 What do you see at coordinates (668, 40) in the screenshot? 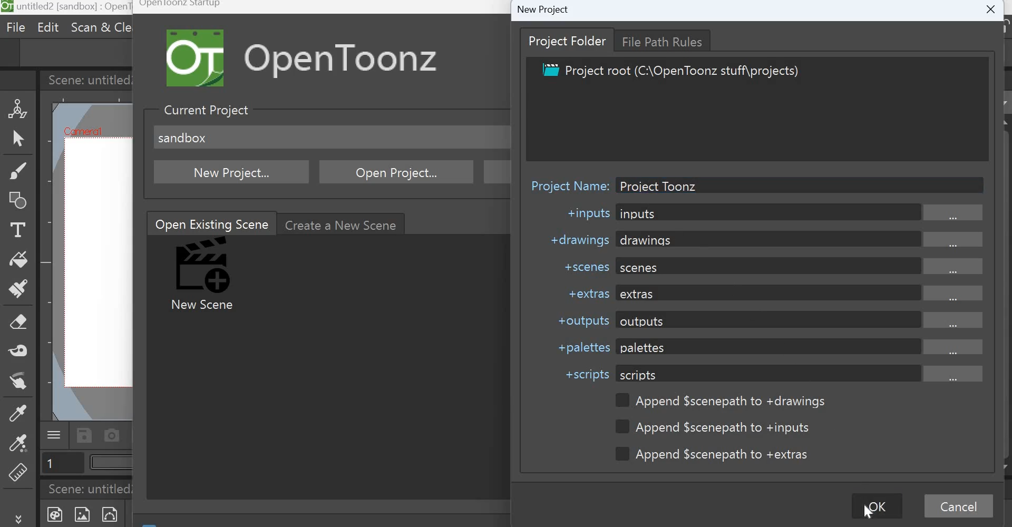
I see `File Path Rules` at bounding box center [668, 40].